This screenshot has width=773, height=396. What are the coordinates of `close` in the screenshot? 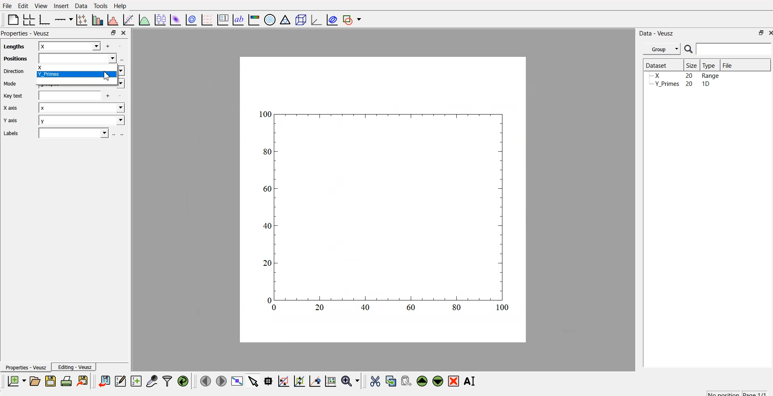 It's located at (123, 32).